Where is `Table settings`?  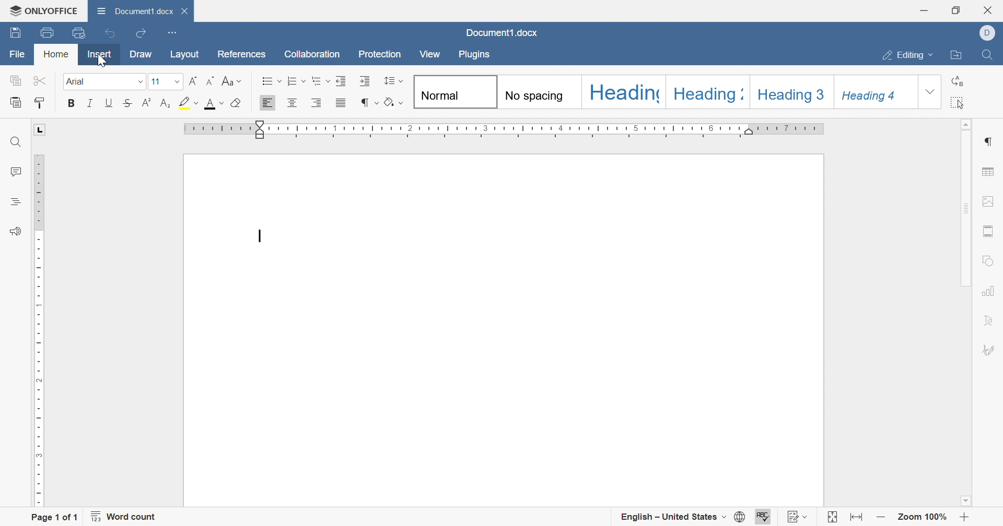
Table settings is located at coordinates (990, 171).